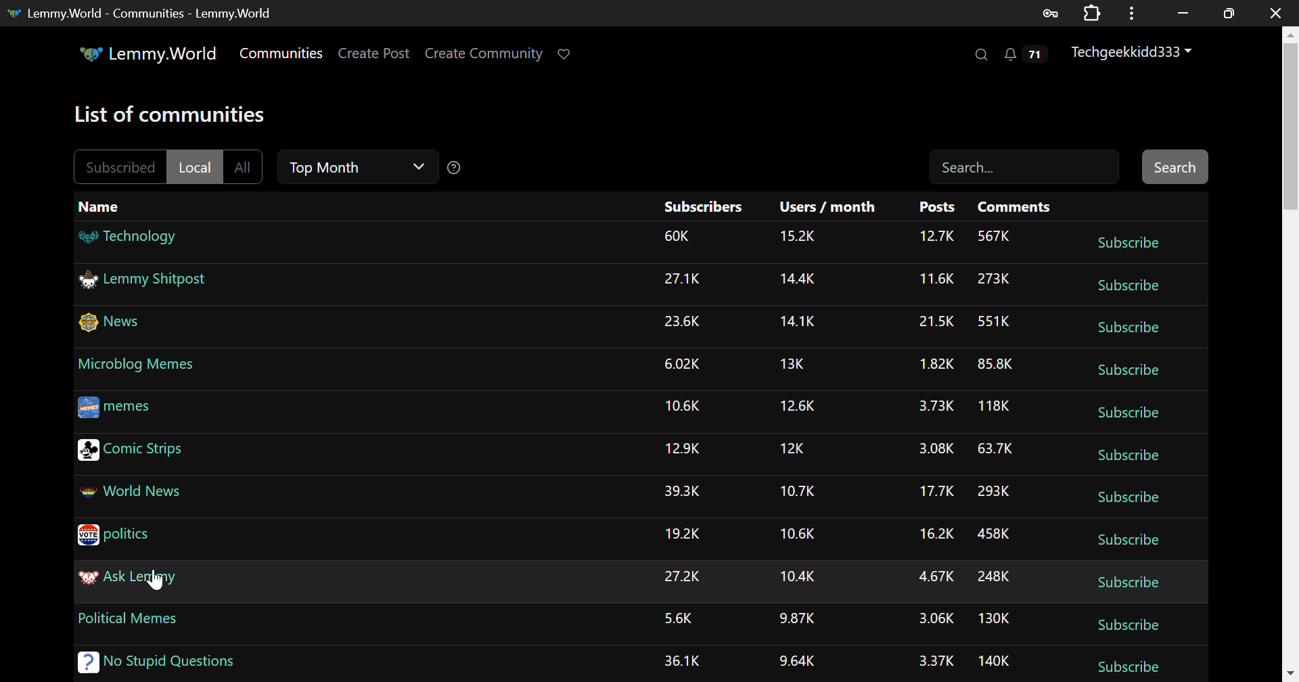  Describe the element at coordinates (797, 577) in the screenshot. I see `Amount` at that location.